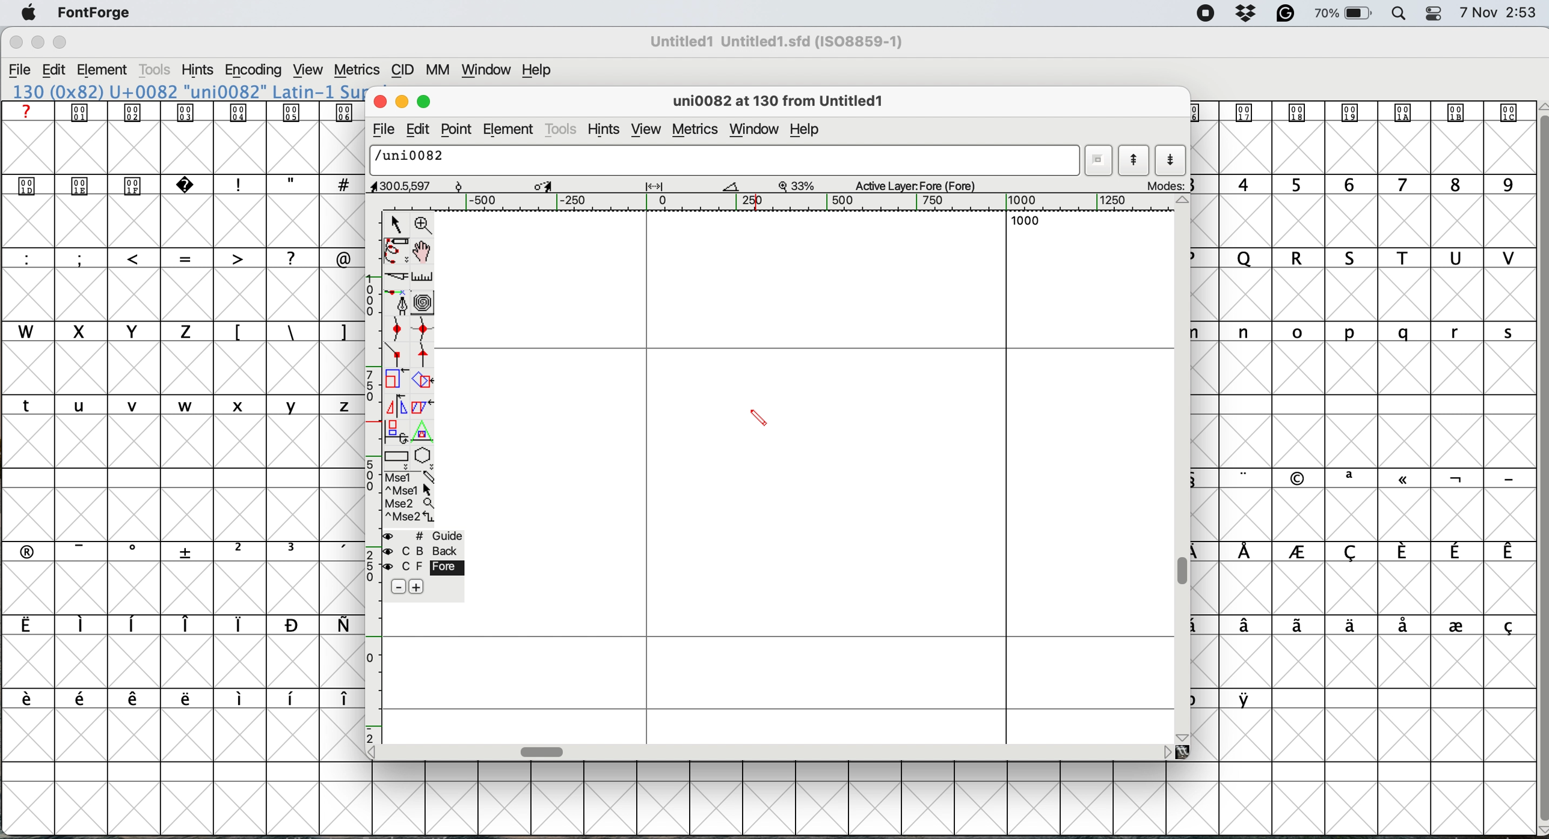 This screenshot has width=1549, height=839. Describe the element at coordinates (781, 41) in the screenshot. I see `Untitled1 Untitled1.sfd (ISO8859-1)` at that location.